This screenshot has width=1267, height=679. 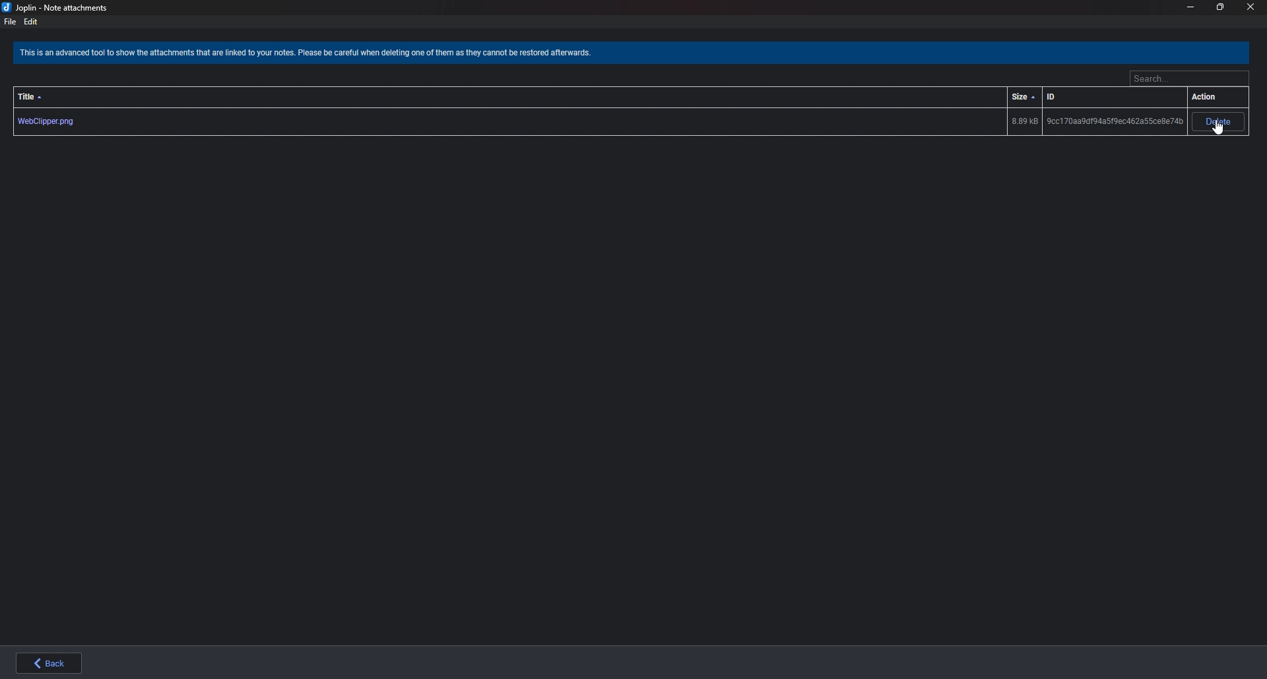 I want to click on edit, so click(x=31, y=21).